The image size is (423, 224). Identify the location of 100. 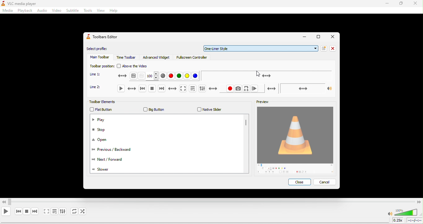
(152, 76).